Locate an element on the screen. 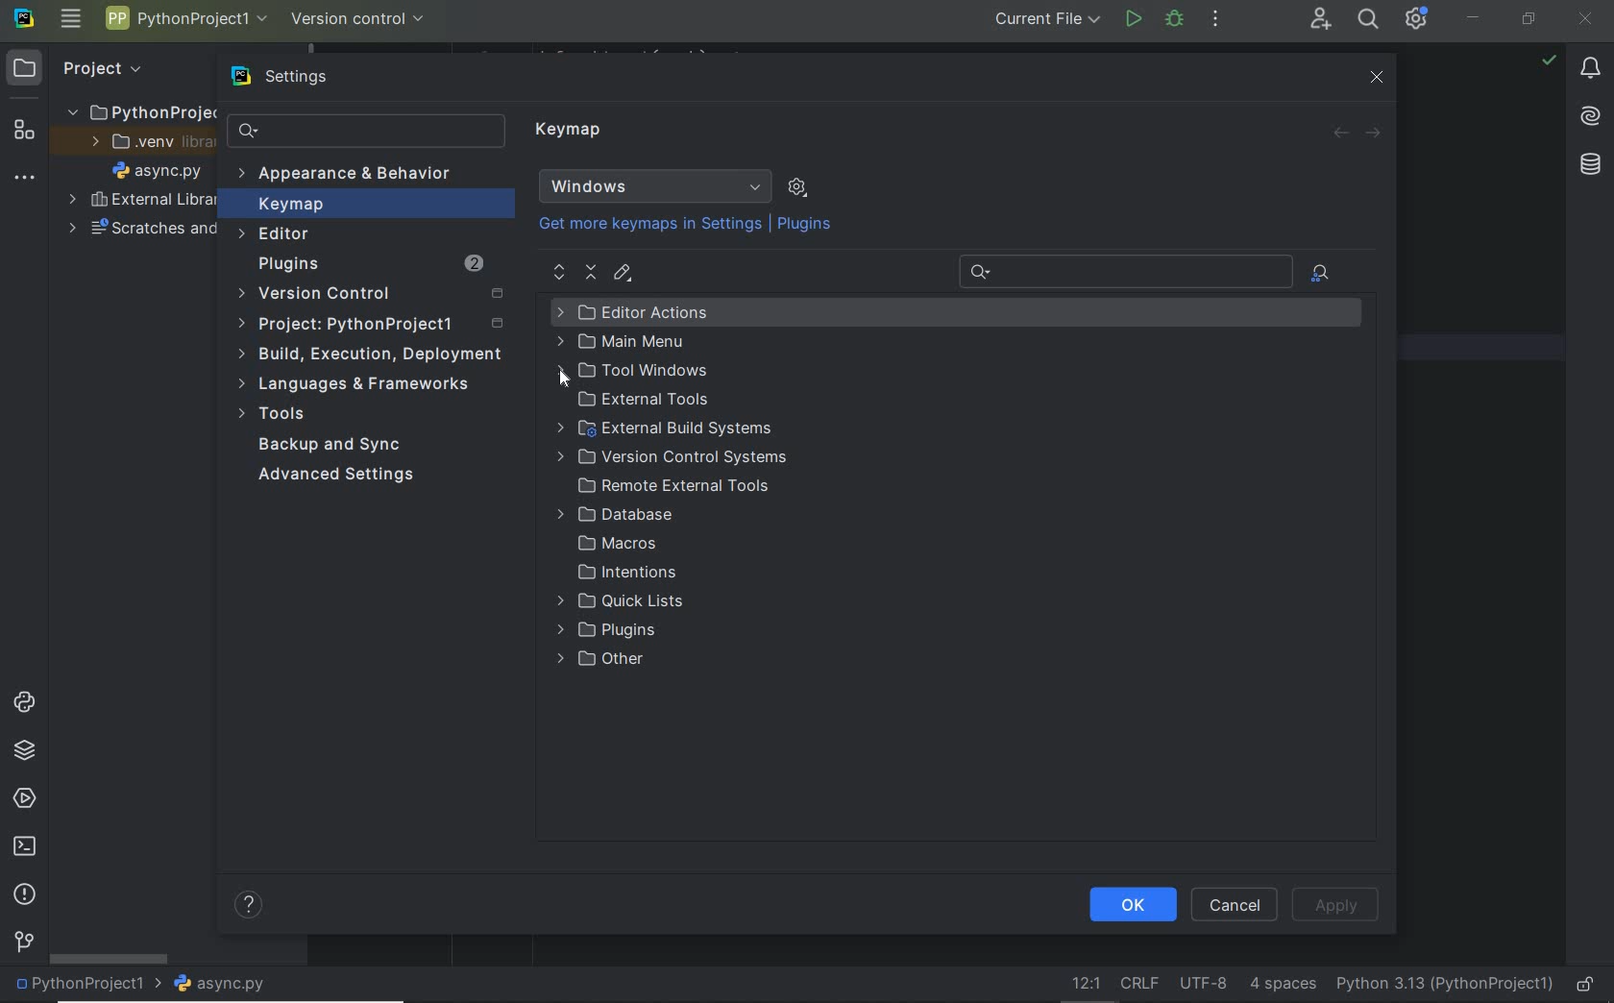  Tool Windows is located at coordinates (640, 371).